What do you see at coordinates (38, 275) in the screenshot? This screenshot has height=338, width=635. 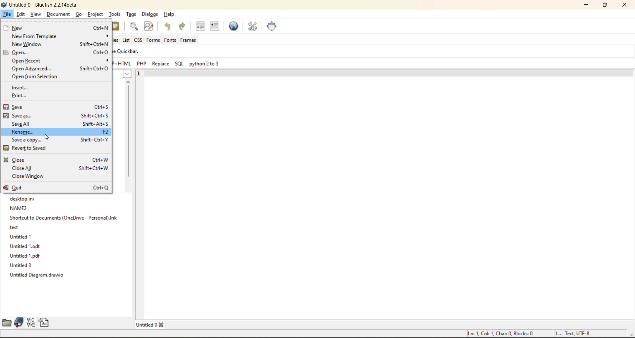 I see `Untitled Diagram.drawio` at bounding box center [38, 275].